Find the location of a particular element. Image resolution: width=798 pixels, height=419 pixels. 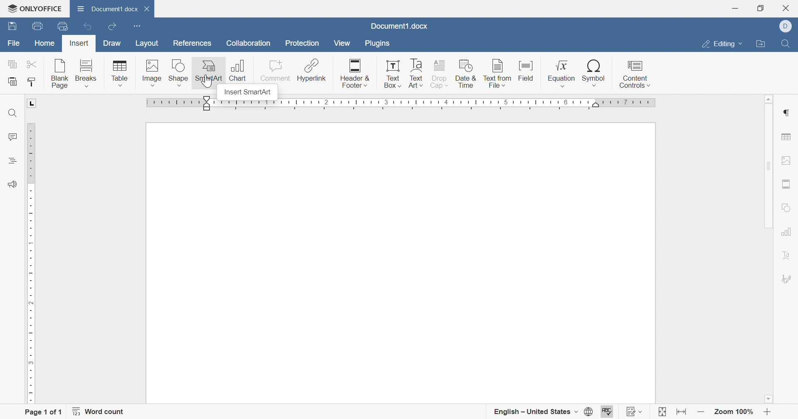

Shape settings is located at coordinates (786, 209).